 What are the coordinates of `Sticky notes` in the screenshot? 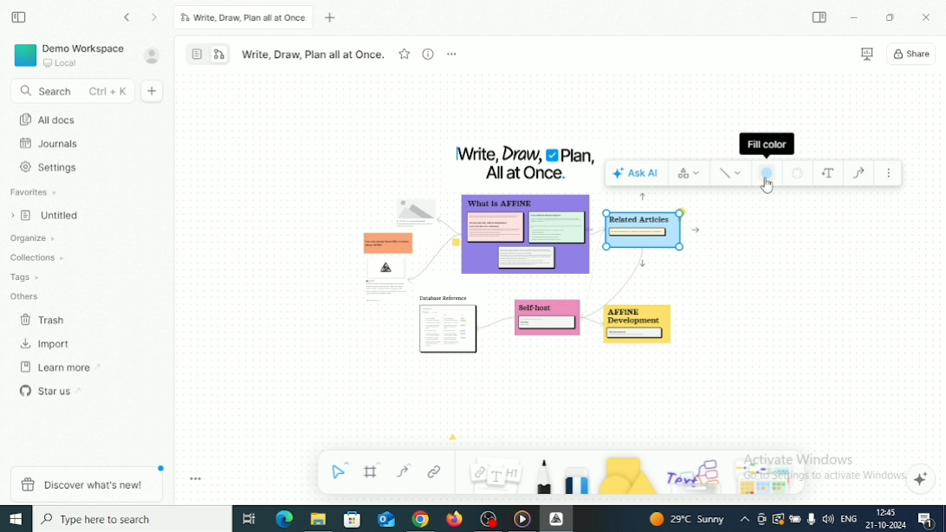 It's located at (548, 321).